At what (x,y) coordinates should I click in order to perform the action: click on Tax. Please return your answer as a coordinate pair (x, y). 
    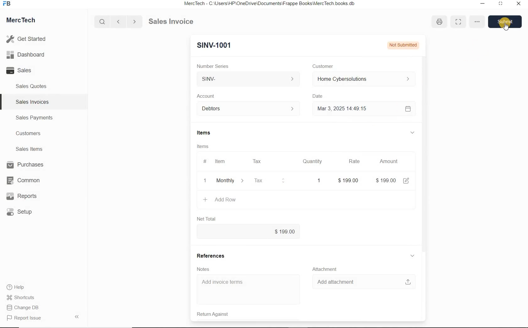
    Looking at the image, I should click on (270, 180).